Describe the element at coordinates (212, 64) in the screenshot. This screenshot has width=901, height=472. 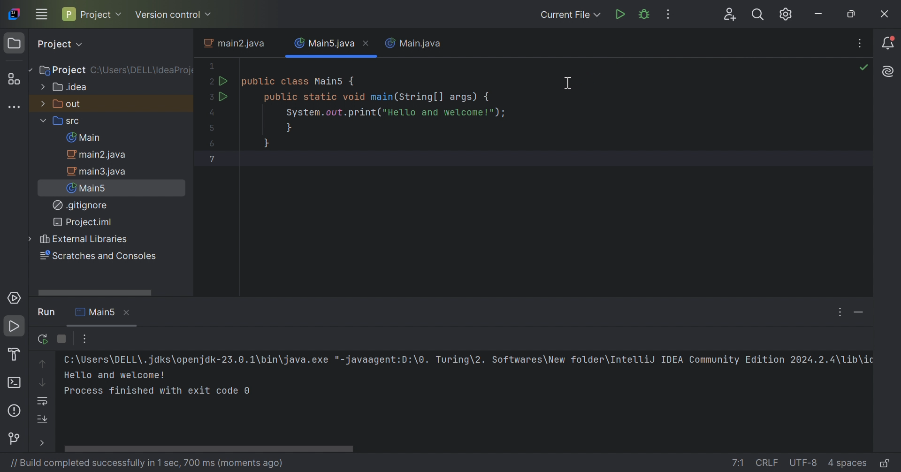
I see `1` at that location.